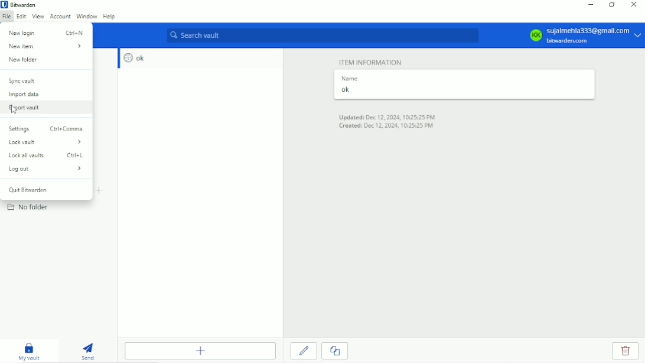 Image resolution: width=645 pixels, height=363 pixels. Describe the element at coordinates (334, 351) in the screenshot. I see `Clone` at that location.